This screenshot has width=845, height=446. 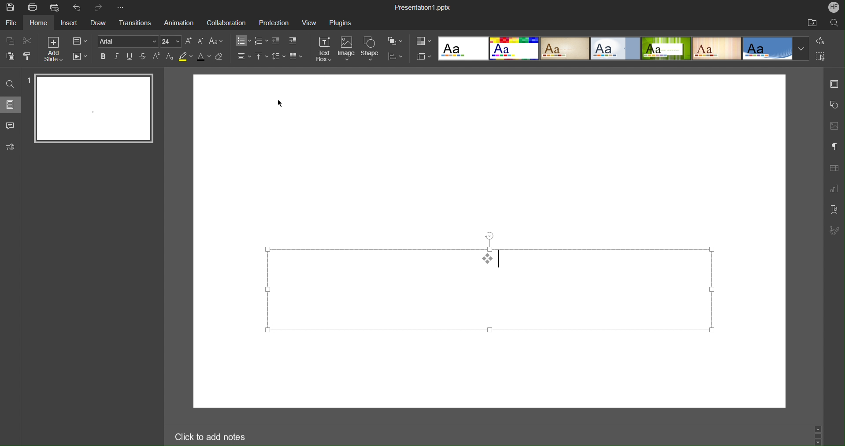 I want to click on Comment, so click(x=11, y=126).